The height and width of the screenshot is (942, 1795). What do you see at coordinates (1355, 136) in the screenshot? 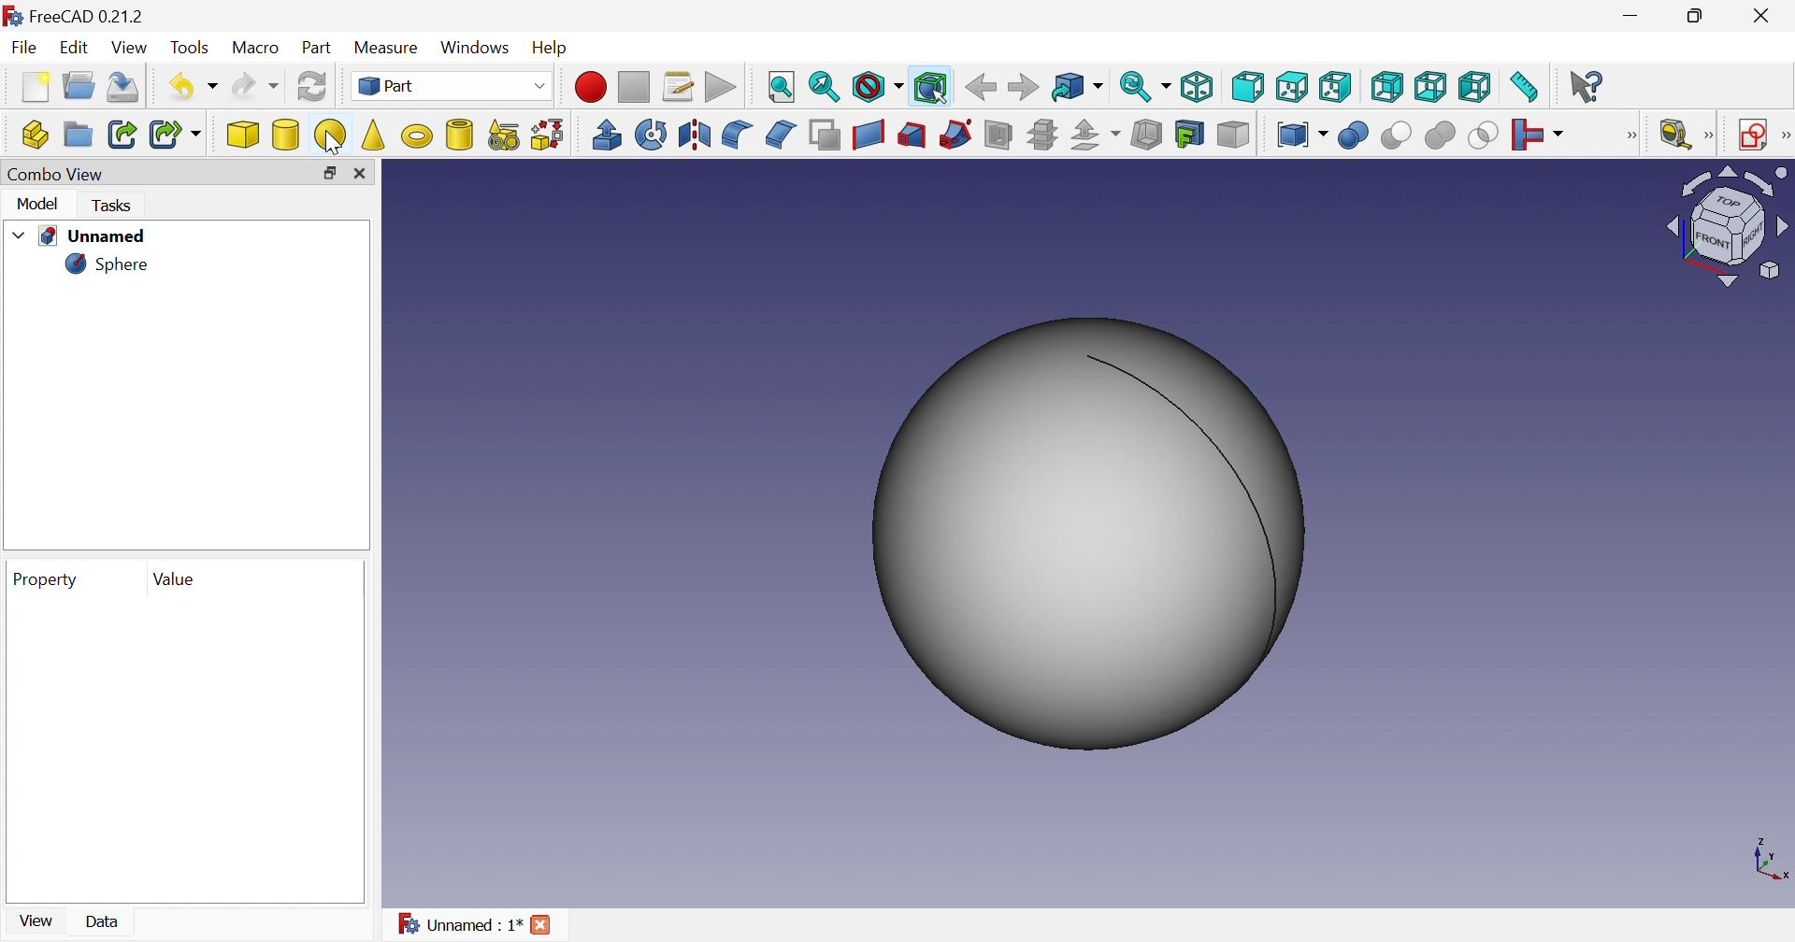
I see `Boolean` at bounding box center [1355, 136].